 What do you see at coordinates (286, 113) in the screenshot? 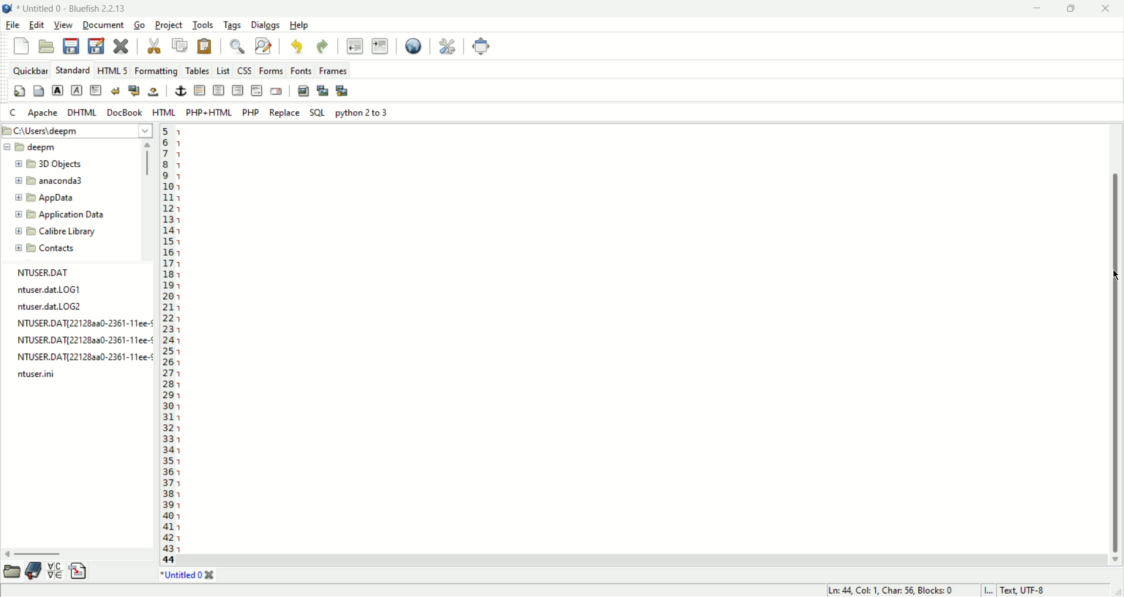
I see `Replace` at bounding box center [286, 113].